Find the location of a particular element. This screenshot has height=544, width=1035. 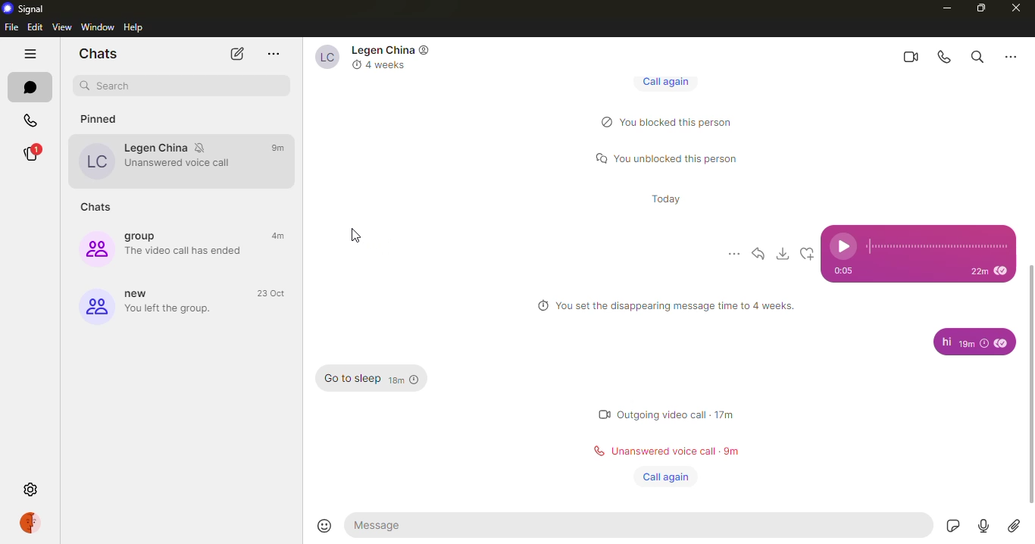

time is located at coordinates (271, 291).